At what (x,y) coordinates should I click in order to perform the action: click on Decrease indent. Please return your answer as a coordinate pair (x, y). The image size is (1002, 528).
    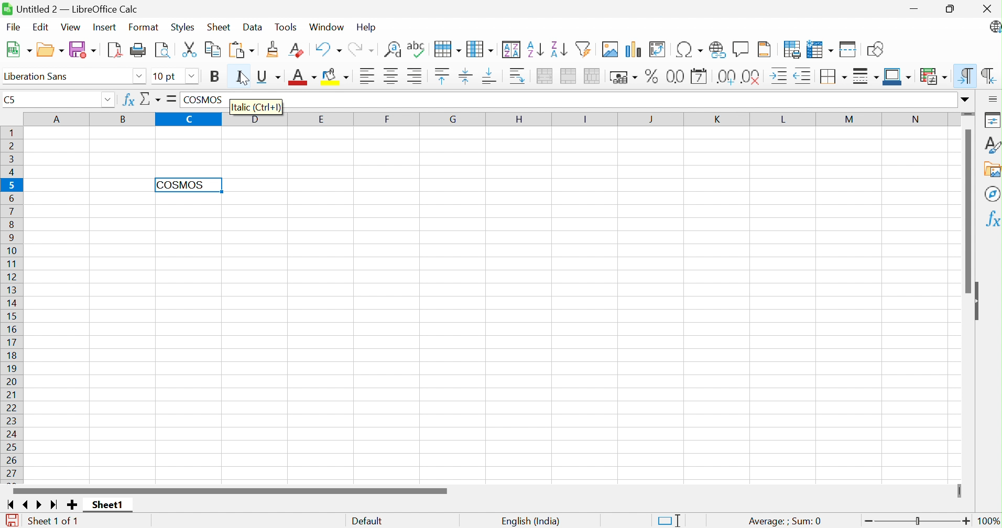
    Looking at the image, I should click on (802, 76).